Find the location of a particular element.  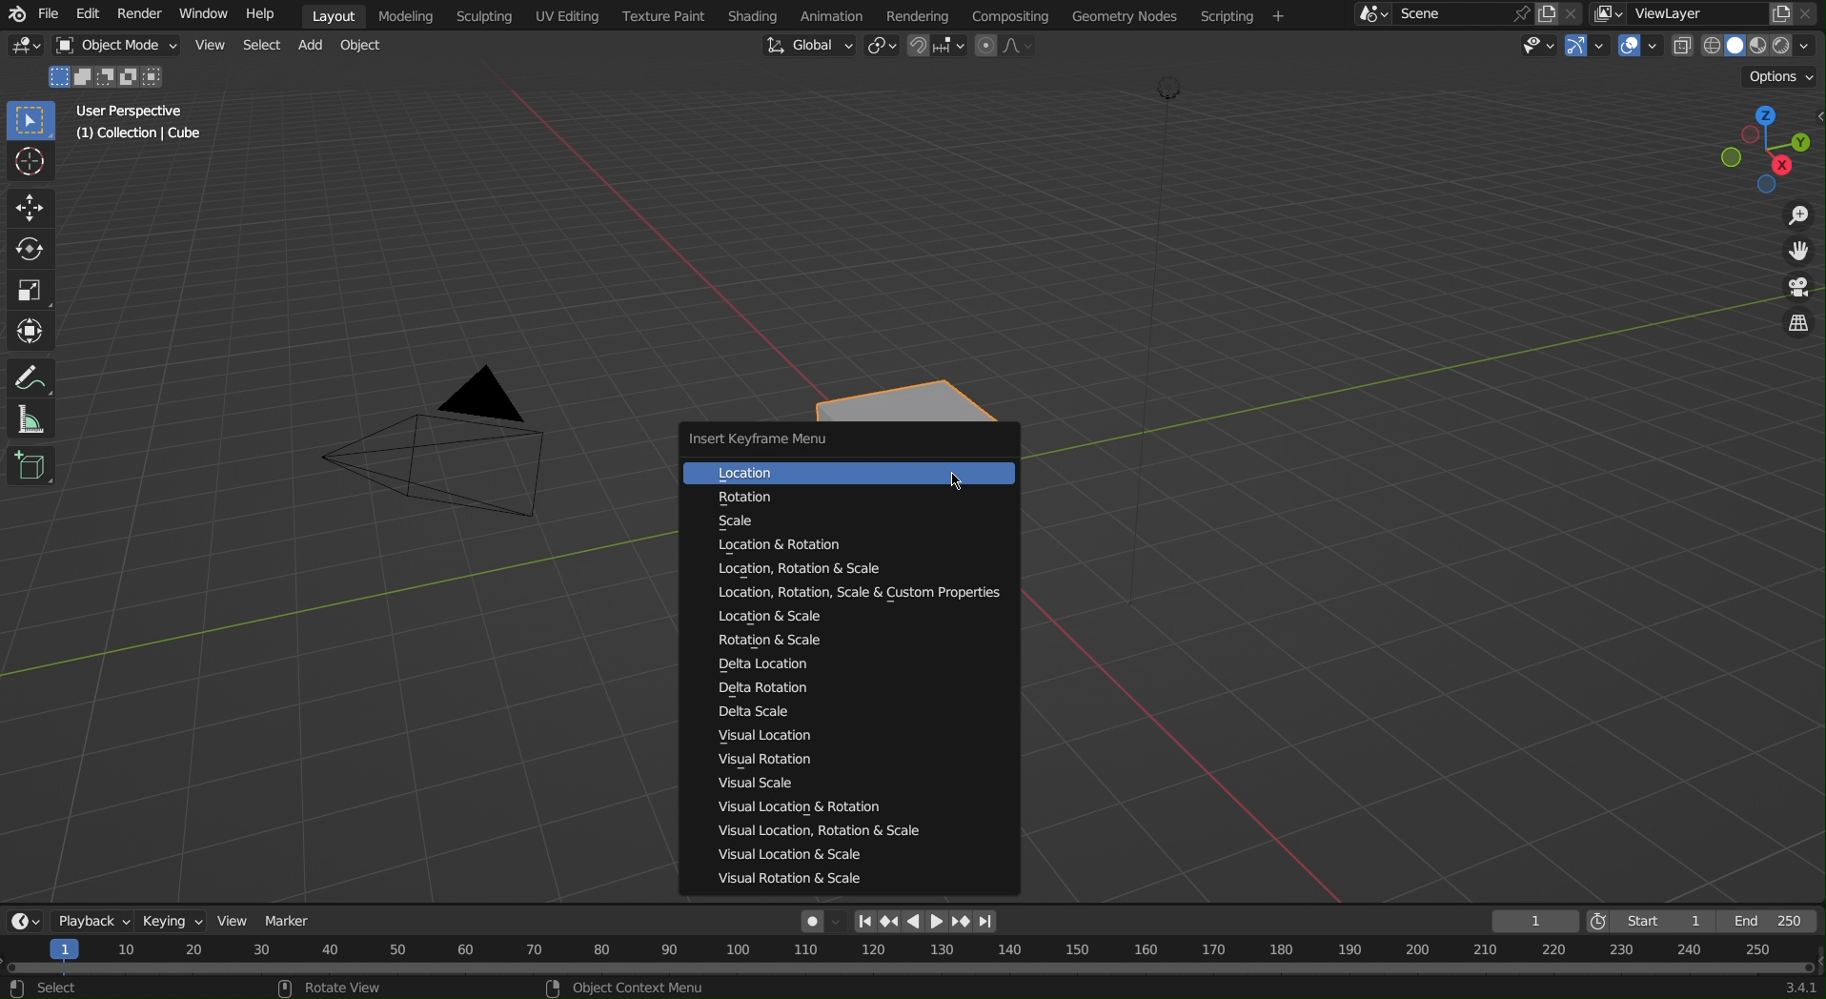

Auto Keying is located at coordinates (809, 921).